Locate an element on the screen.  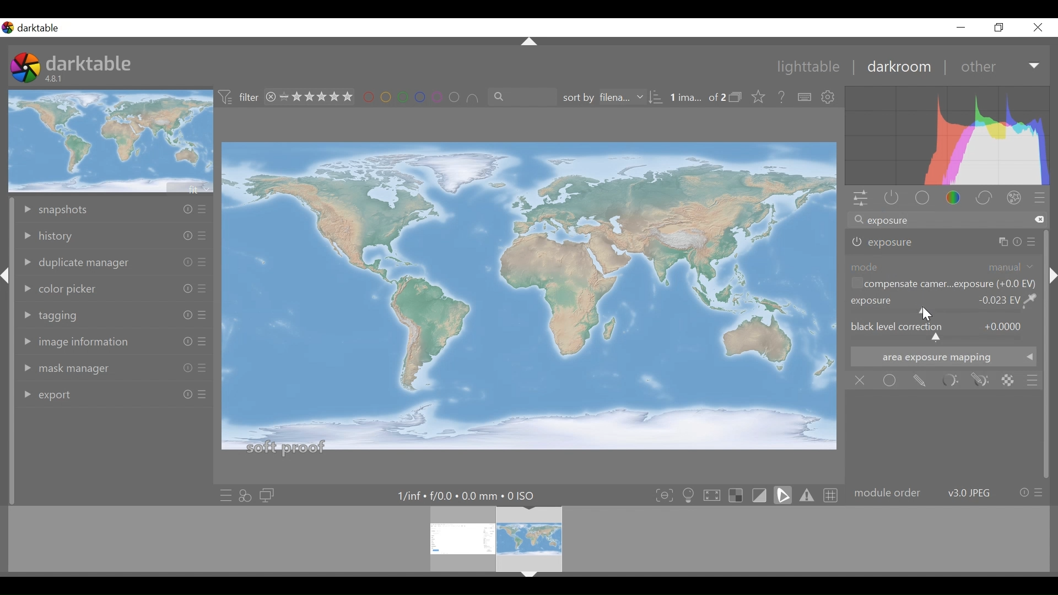
main editing area is located at coordinates (530, 301).